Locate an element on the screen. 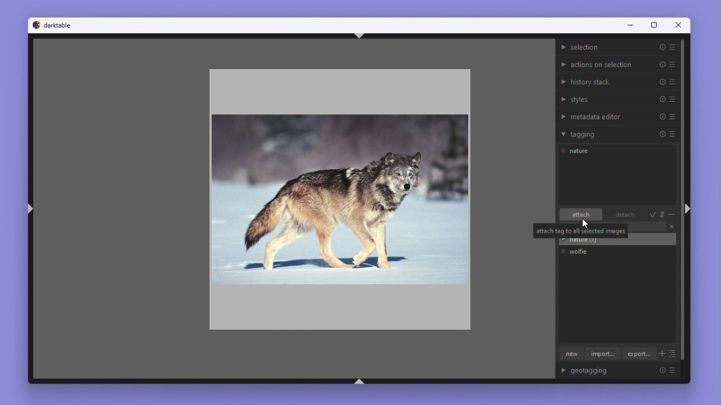  mouse pointer is located at coordinates (586, 224).